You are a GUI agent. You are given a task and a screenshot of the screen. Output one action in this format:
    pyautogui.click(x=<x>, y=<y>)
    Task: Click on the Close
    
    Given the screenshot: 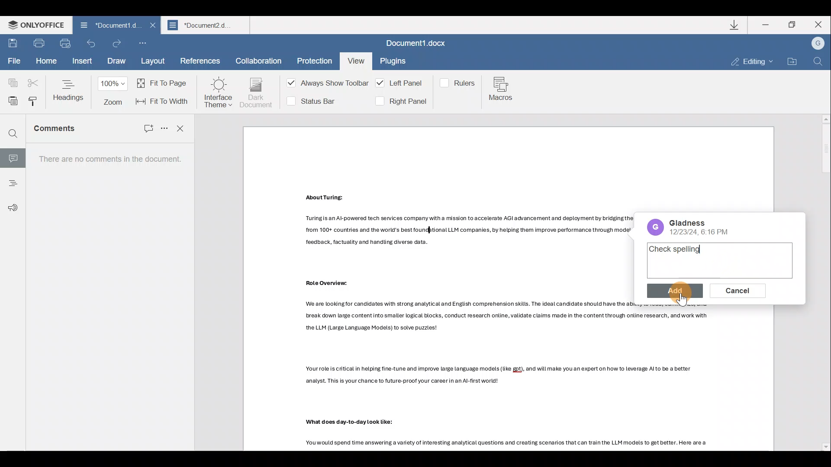 What is the action you would take?
    pyautogui.click(x=821, y=26)
    